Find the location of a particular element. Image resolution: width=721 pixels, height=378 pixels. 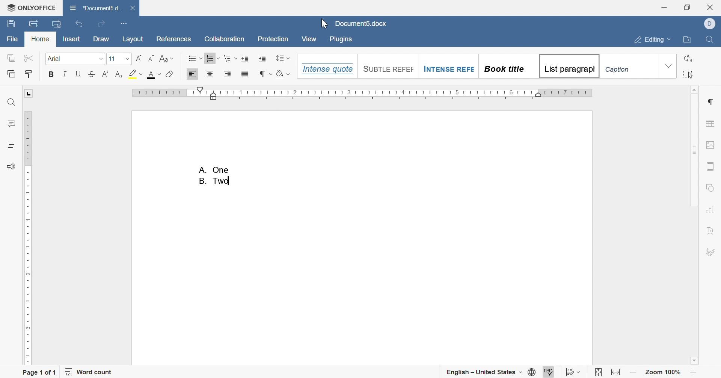

L is located at coordinates (30, 94).